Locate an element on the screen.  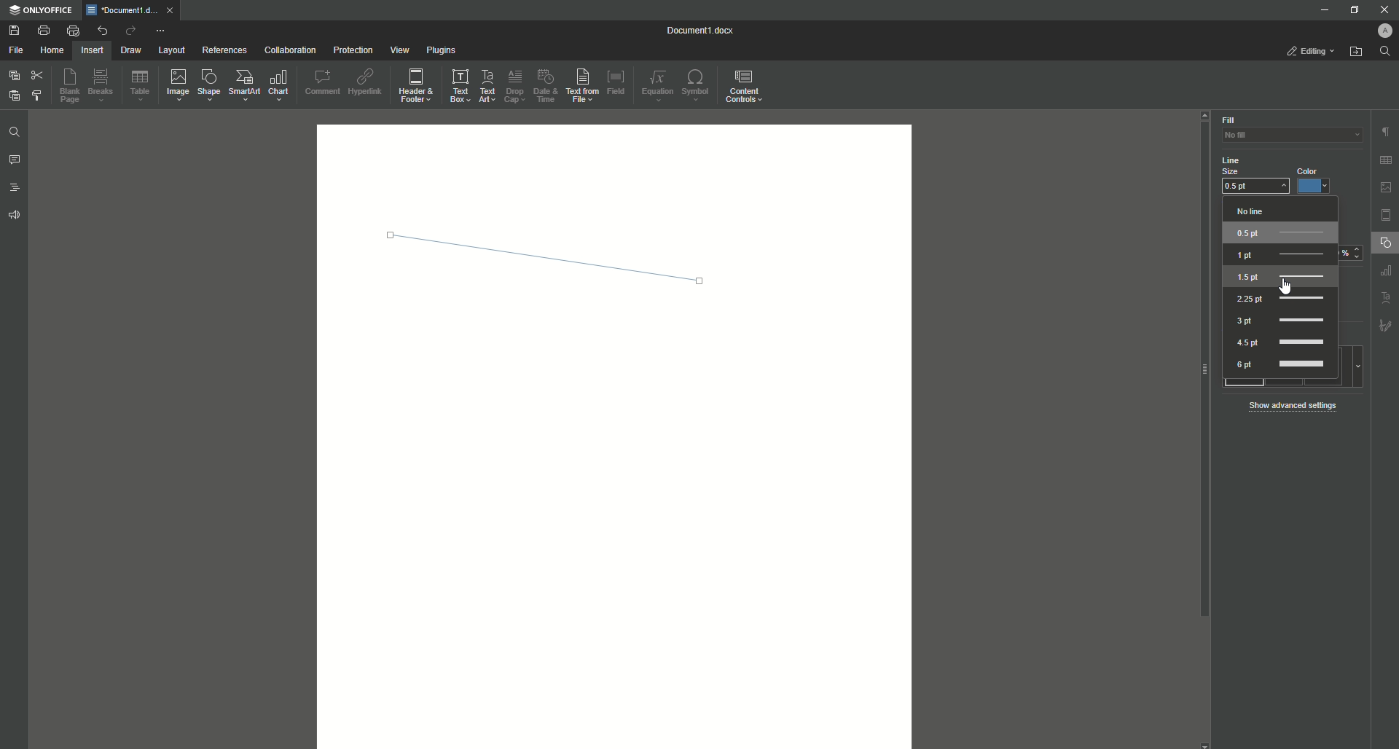
Find is located at coordinates (15, 132).